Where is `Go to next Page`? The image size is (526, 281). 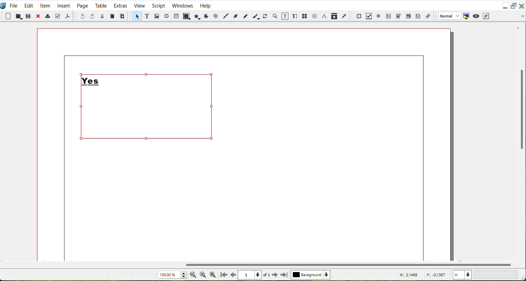 Go to next Page is located at coordinates (275, 275).